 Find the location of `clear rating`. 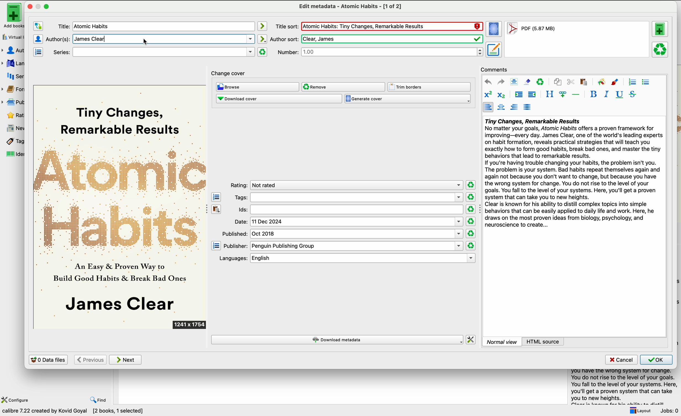

clear rating is located at coordinates (470, 209).